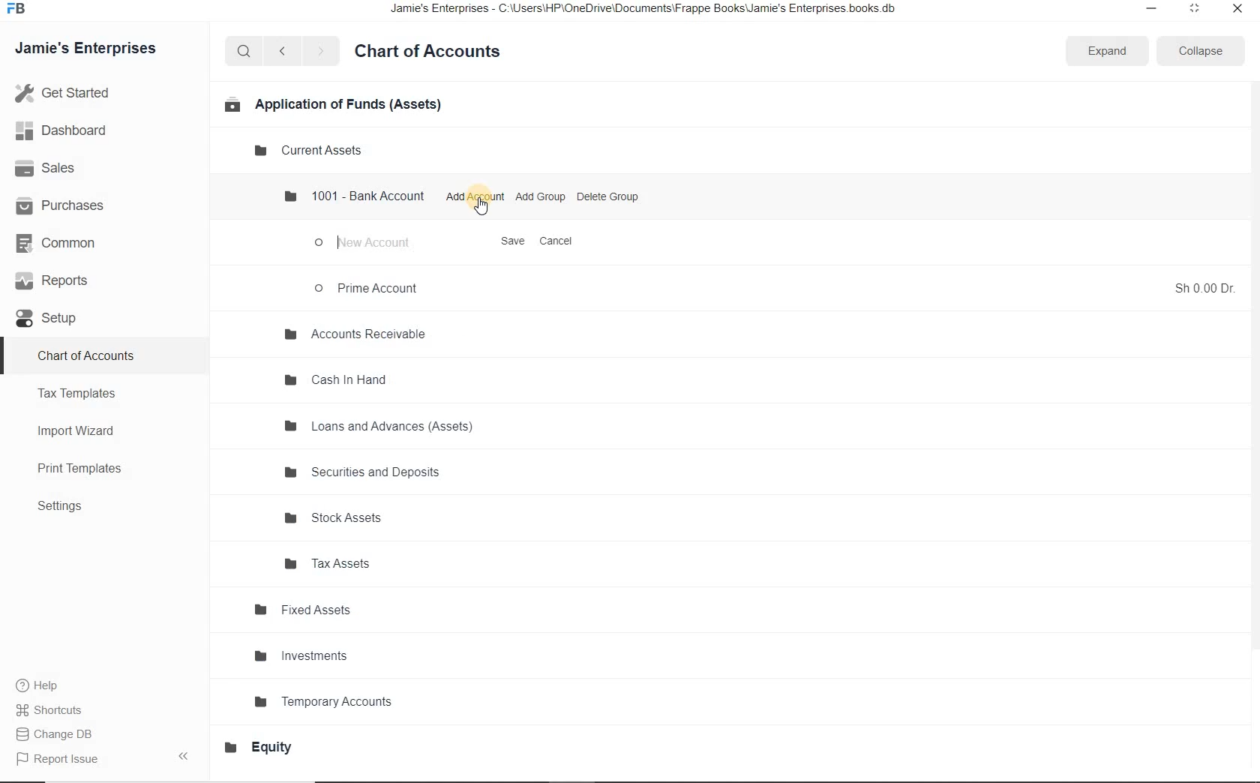 This screenshot has width=1260, height=783. Describe the element at coordinates (482, 208) in the screenshot. I see `cursor` at that location.